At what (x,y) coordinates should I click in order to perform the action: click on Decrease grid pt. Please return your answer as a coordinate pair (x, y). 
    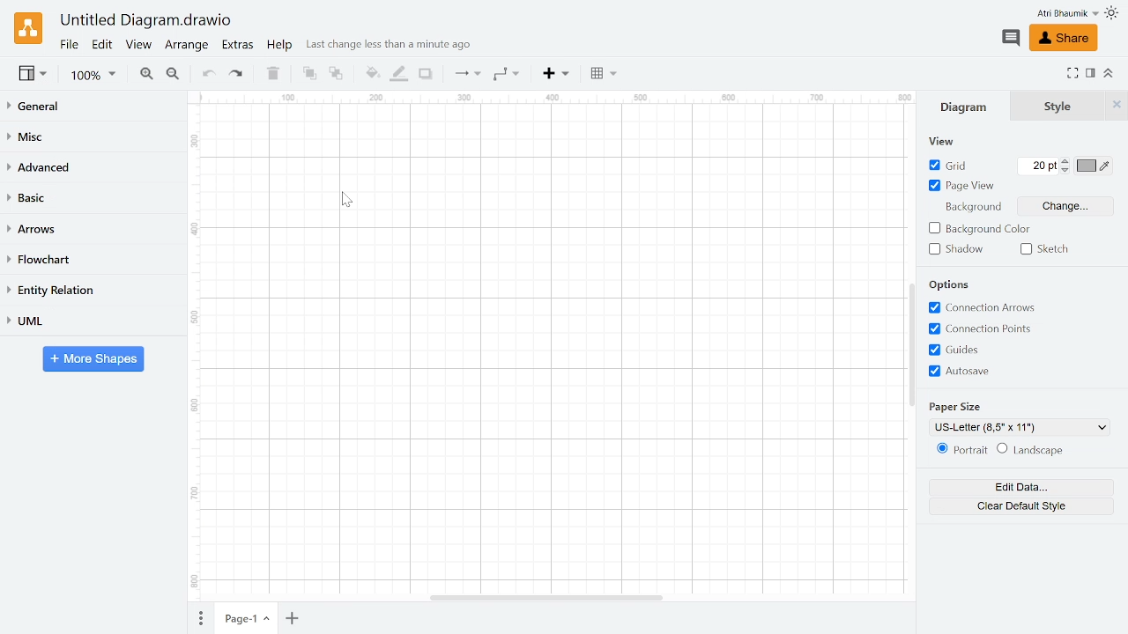
    Looking at the image, I should click on (1066, 172).